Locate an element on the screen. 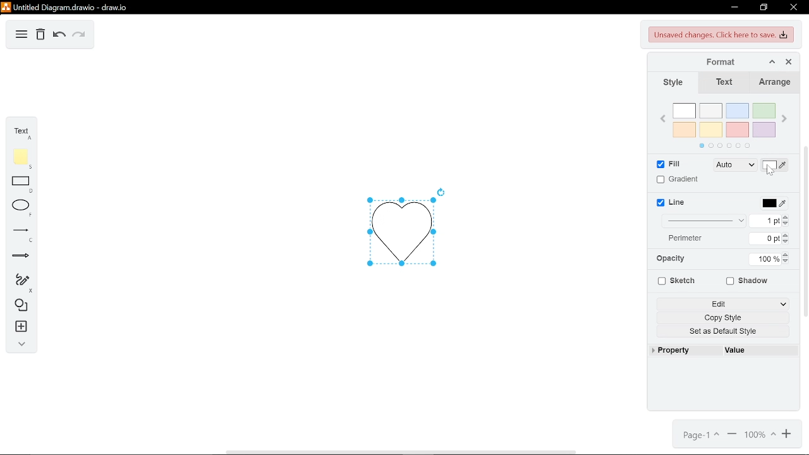  close is located at coordinates (794, 7).